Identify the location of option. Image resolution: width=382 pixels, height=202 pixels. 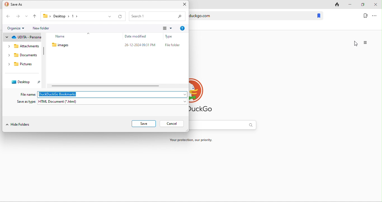
(366, 43).